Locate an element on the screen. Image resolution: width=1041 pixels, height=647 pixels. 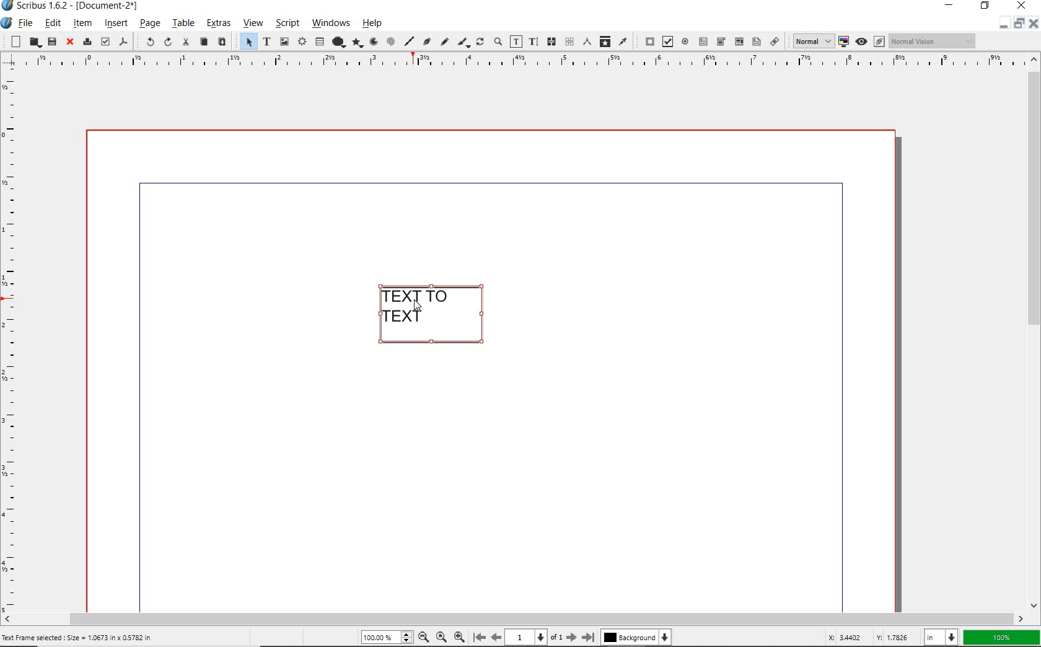
view is located at coordinates (253, 24).